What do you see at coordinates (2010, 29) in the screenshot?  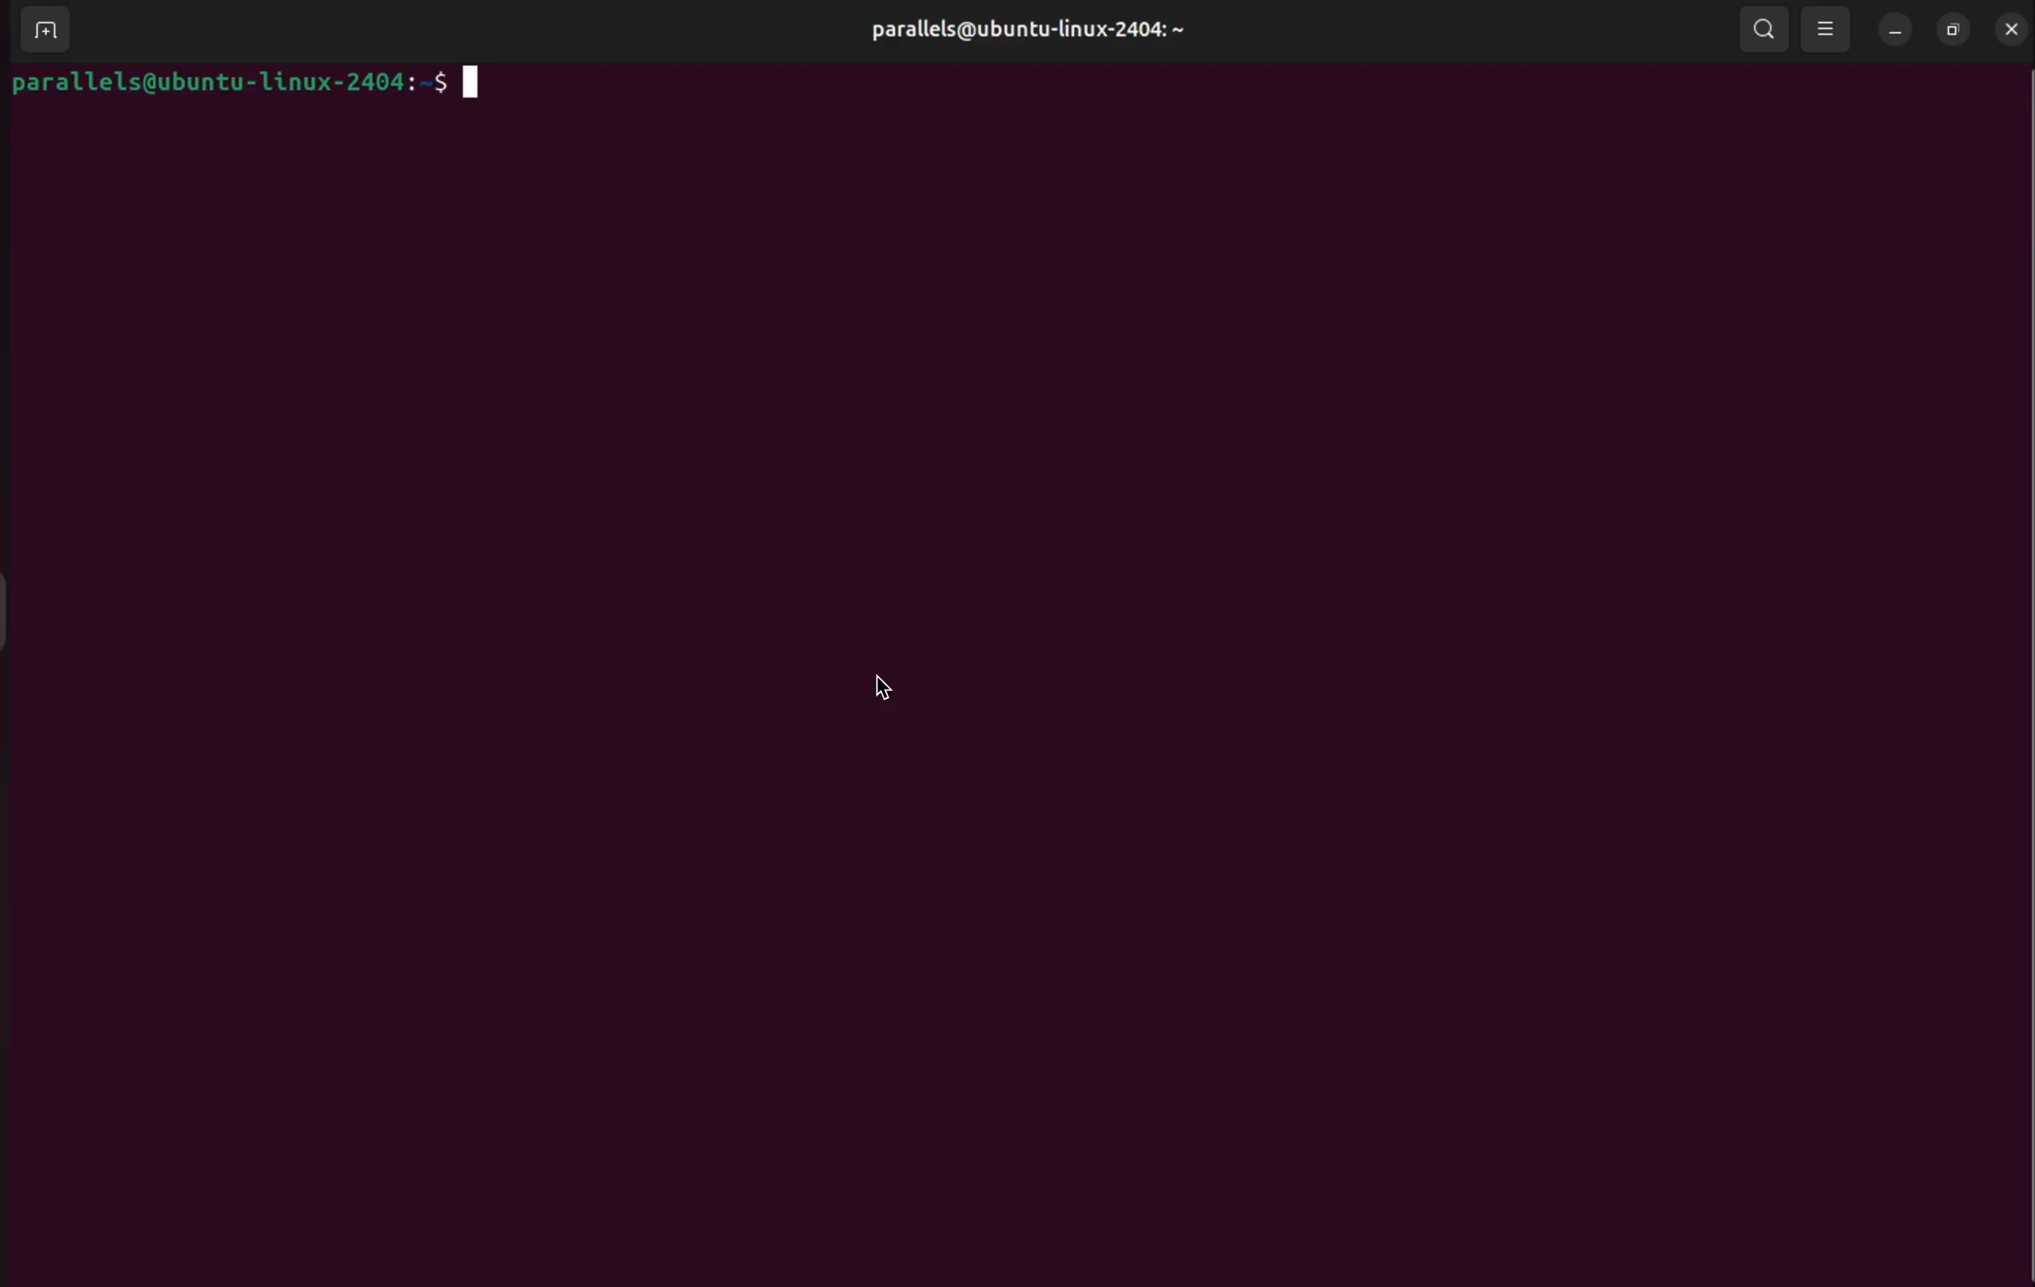 I see `close` at bounding box center [2010, 29].